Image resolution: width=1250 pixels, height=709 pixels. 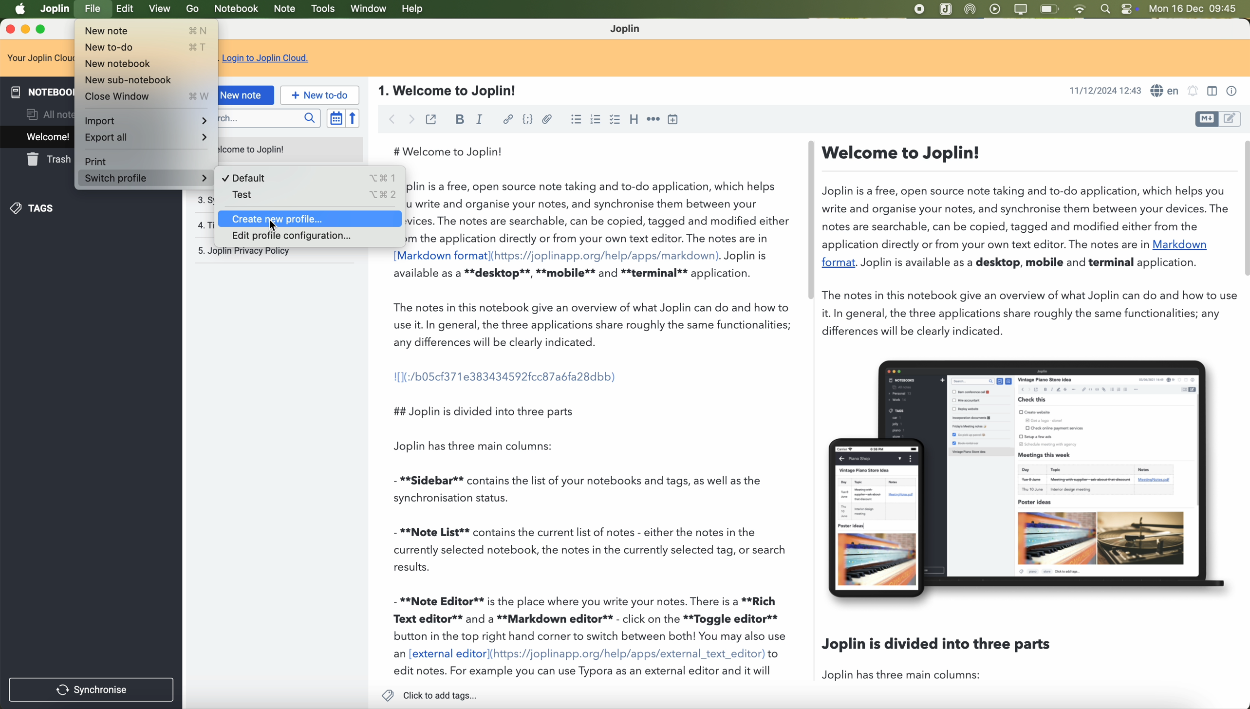 I want to click on hyperlink, so click(x=508, y=120).